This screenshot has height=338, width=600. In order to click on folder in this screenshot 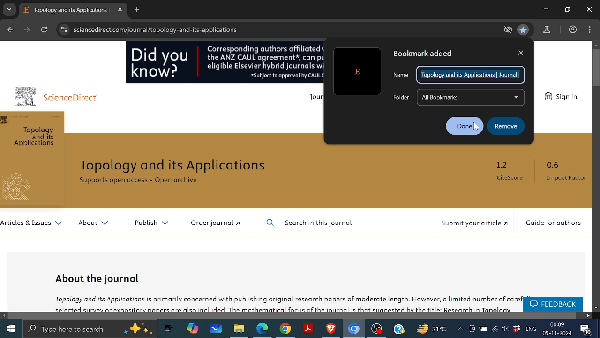, I will do `click(398, 97)`.